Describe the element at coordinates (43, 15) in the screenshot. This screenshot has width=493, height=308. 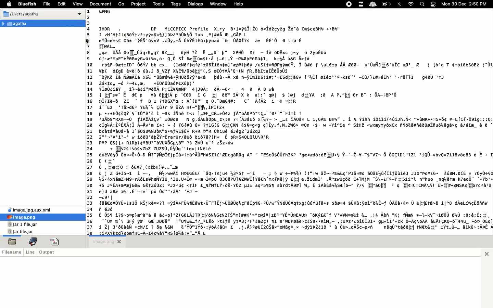
I see `users Agatha` at that location.